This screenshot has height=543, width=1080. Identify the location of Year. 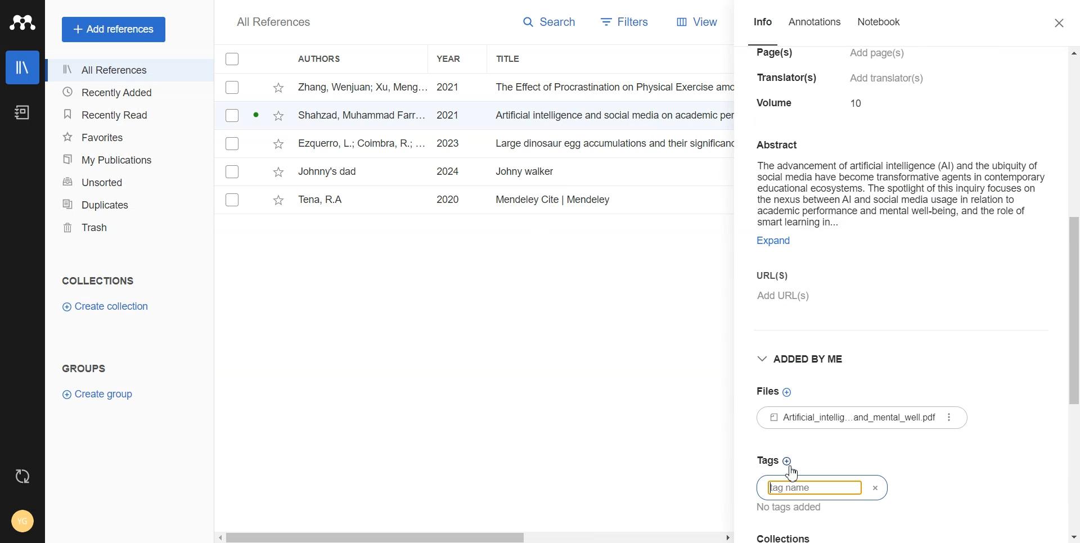
(458, 59).